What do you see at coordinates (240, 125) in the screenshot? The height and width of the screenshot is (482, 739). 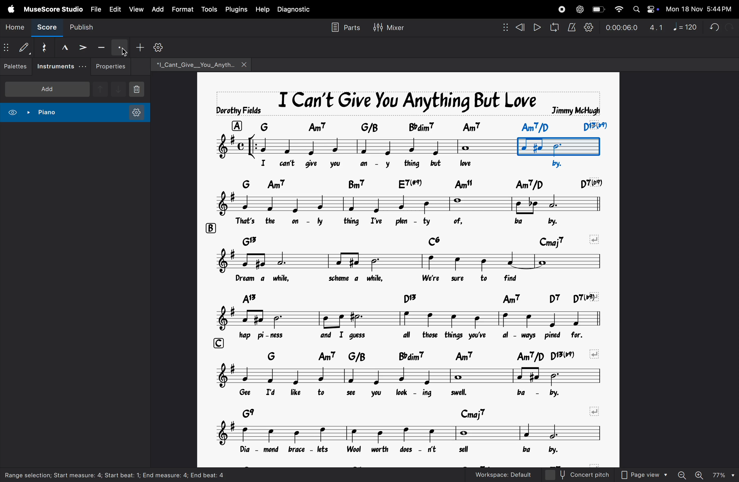 I see `row` at bounding box center [240, 125].